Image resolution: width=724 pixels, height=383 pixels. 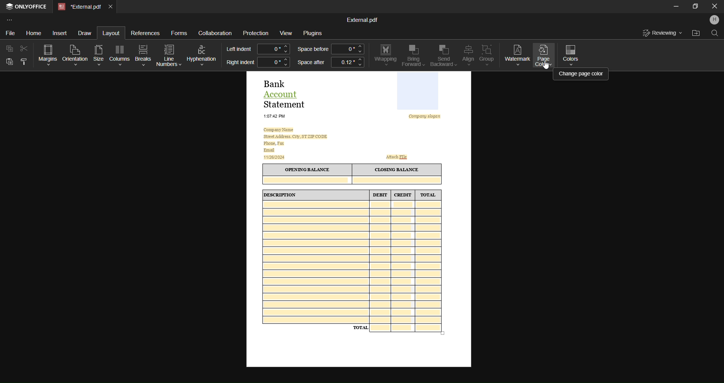 What do you see at coordinates (663, 33) in the screenshot?
I see `Reveiwing` at bounding box center [663, 33].